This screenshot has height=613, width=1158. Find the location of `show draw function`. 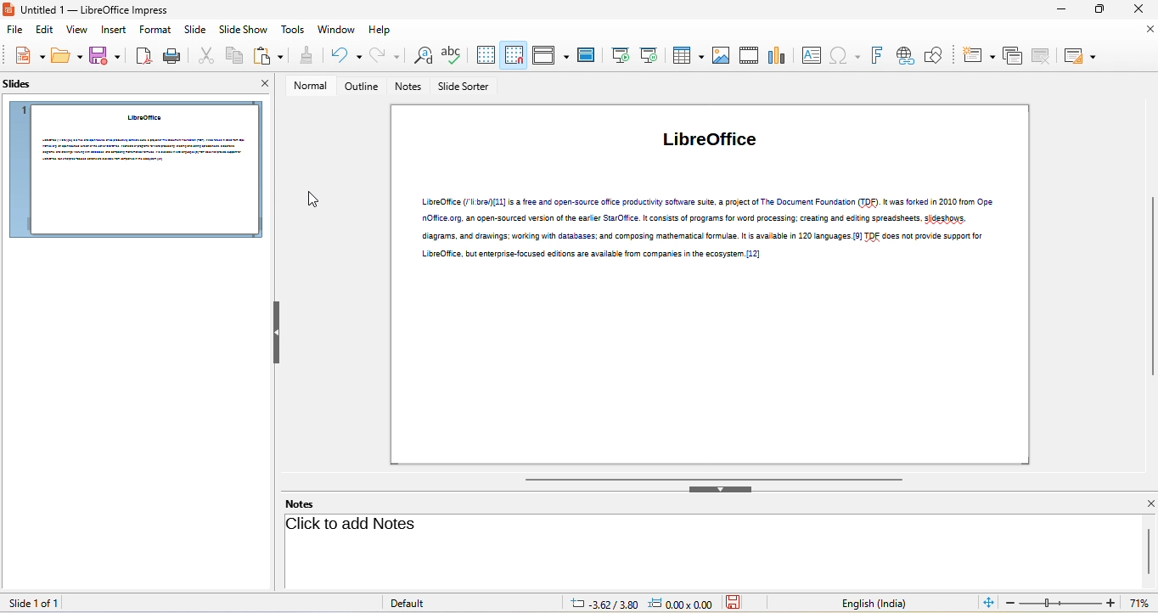

show draw function is located at coordinates (935, 55).